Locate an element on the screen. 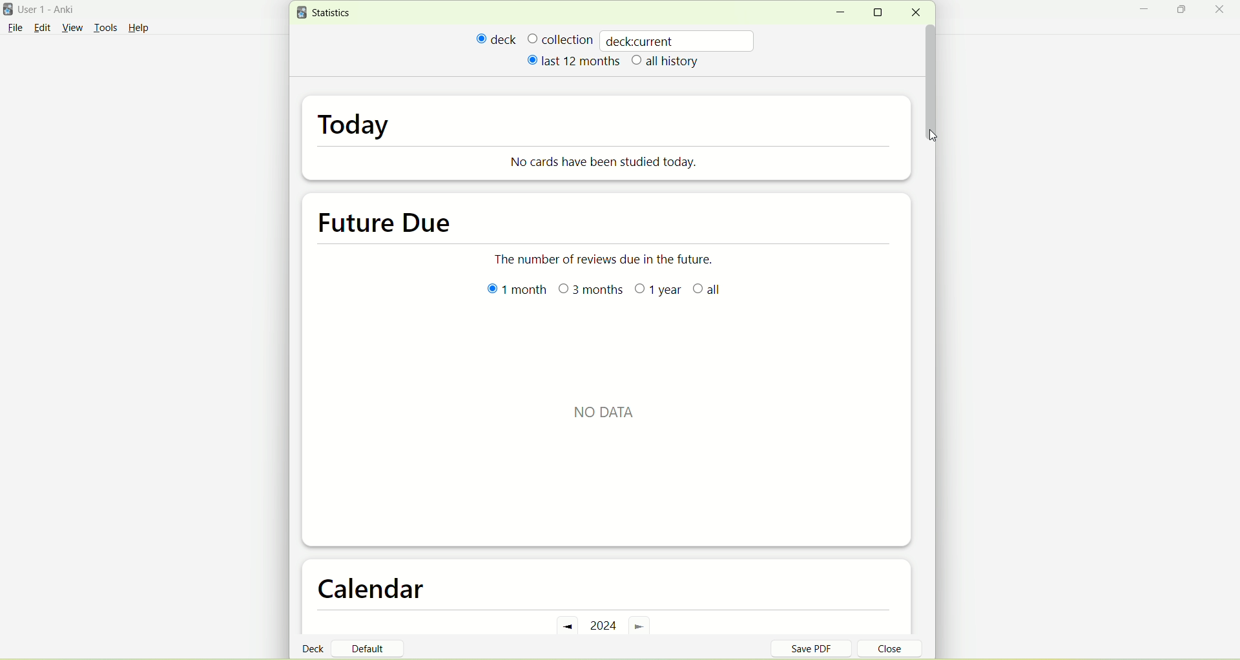 This screenshot has width=1240, height=660. all is located at coordinates (707, 290).